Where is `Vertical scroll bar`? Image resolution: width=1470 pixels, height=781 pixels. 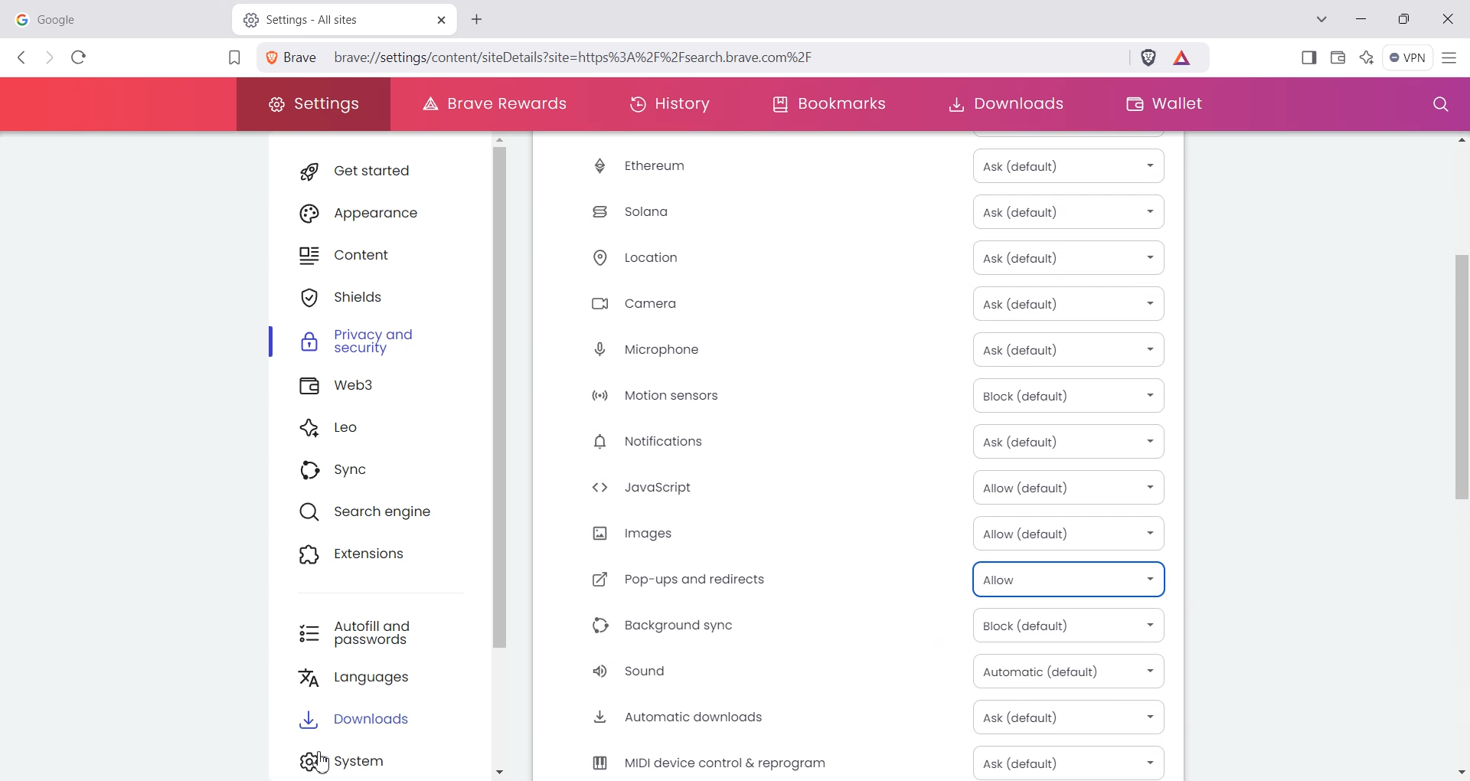 Vertical scroll bar is located at coordinates (509, 456).